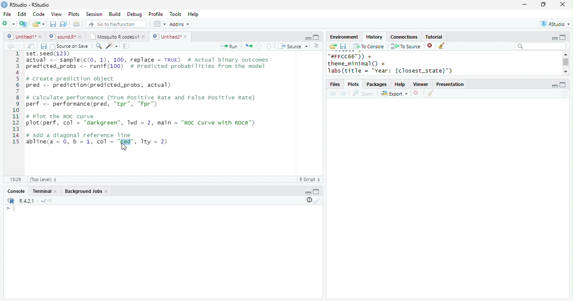  I want to click on minimize, so click(308, 193).